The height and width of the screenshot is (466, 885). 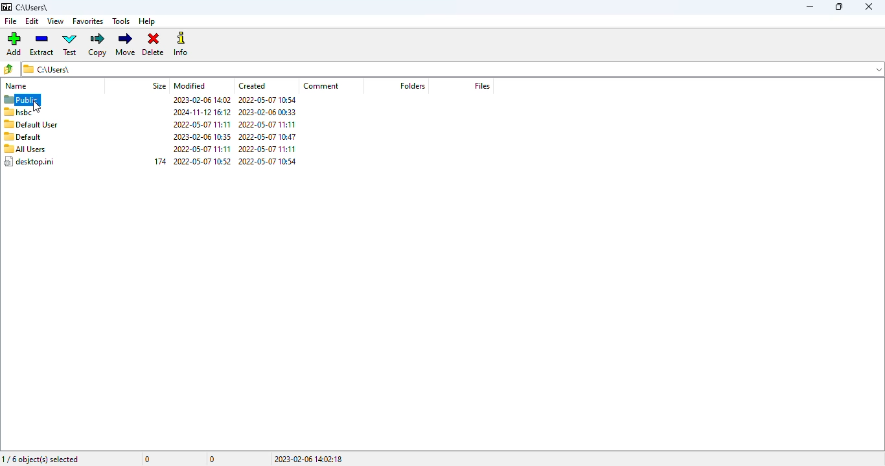 What do you see at coordinates (41, 460) in the screenshot?
I see `1/6 object(s) selected` at bounding box center [41, 460].